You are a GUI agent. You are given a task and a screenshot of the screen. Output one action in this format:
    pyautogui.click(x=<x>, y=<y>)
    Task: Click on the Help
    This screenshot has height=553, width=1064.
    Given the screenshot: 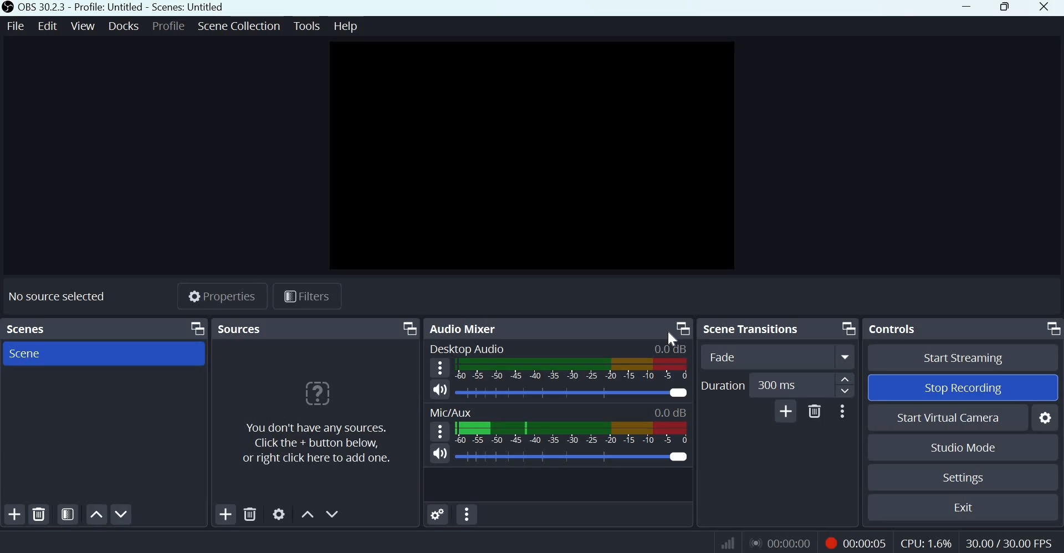 What is the action you would take?
    pyautogui.click(x=345, y=25)
    